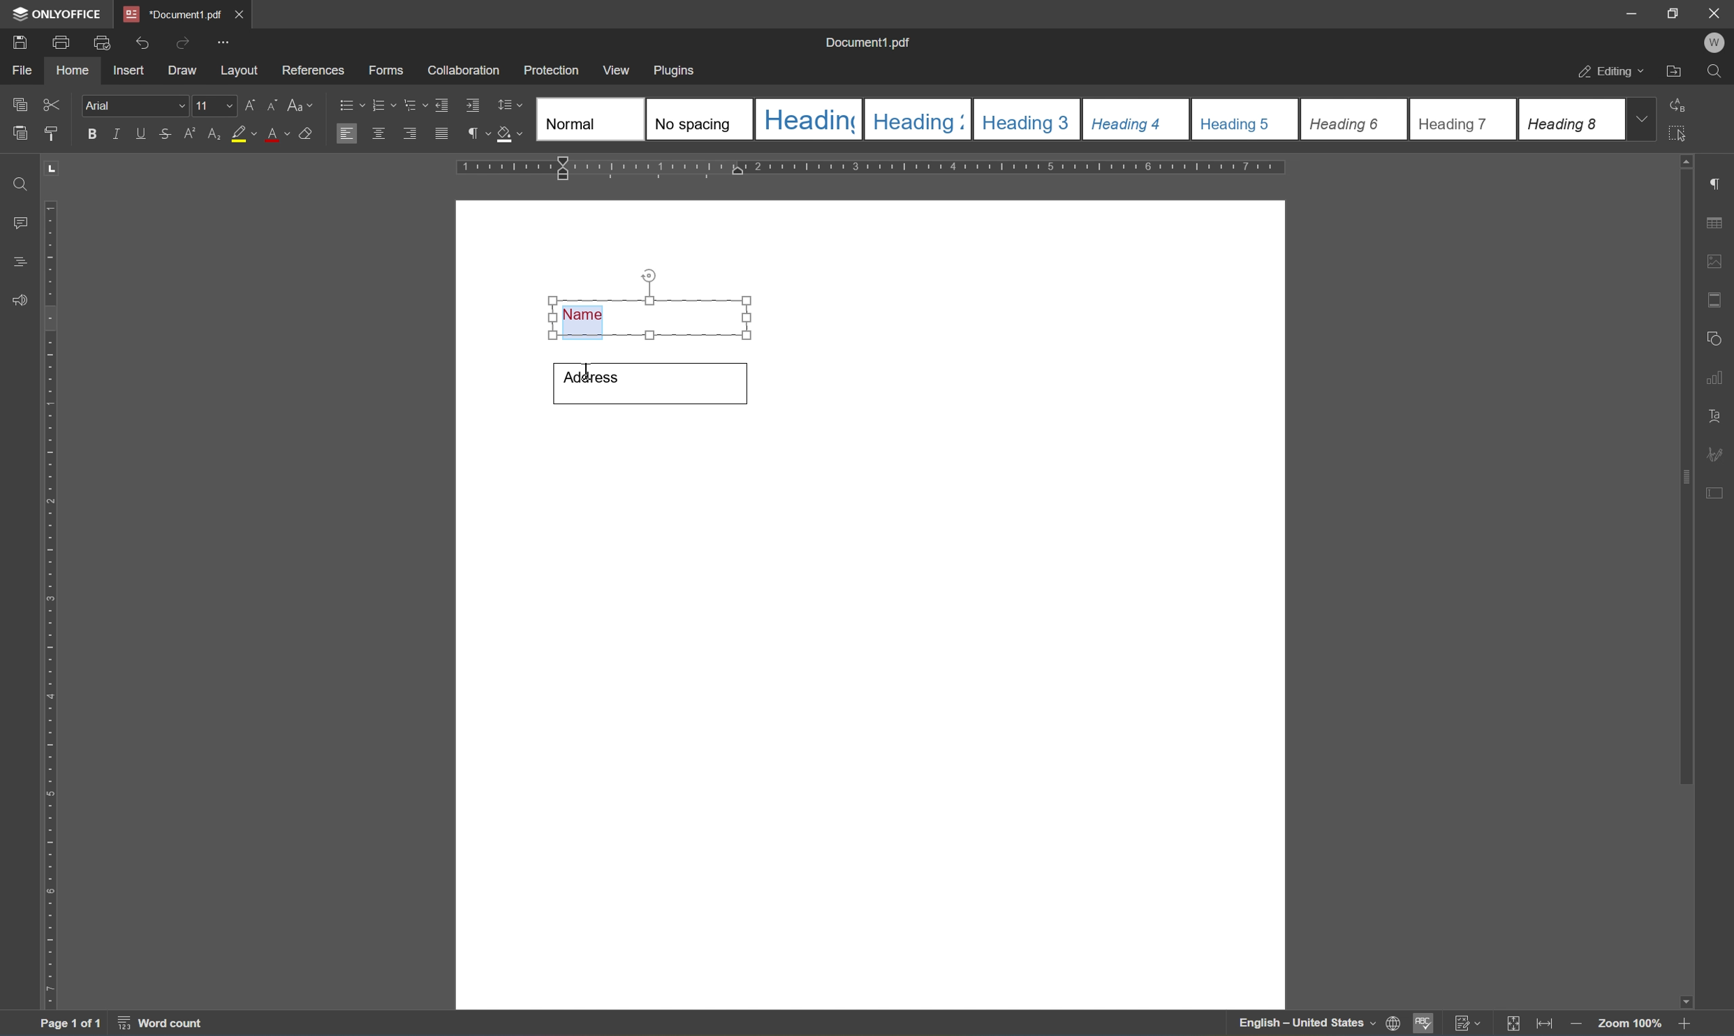 Image resolution: width=1734 pixels, height=1036 pixels. I want to click on copy, so click(21, 133).